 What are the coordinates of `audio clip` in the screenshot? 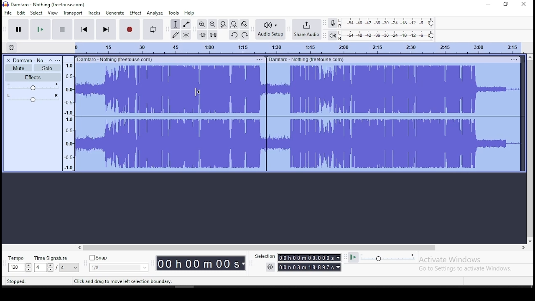 It's located at (394, 117).